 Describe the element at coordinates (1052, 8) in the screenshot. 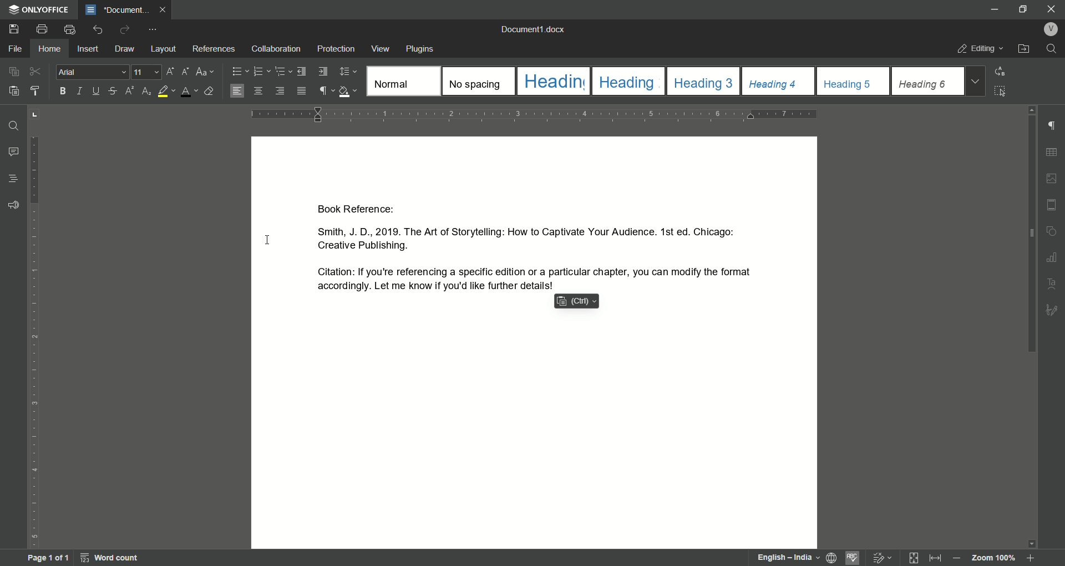

I see `close` at that location.